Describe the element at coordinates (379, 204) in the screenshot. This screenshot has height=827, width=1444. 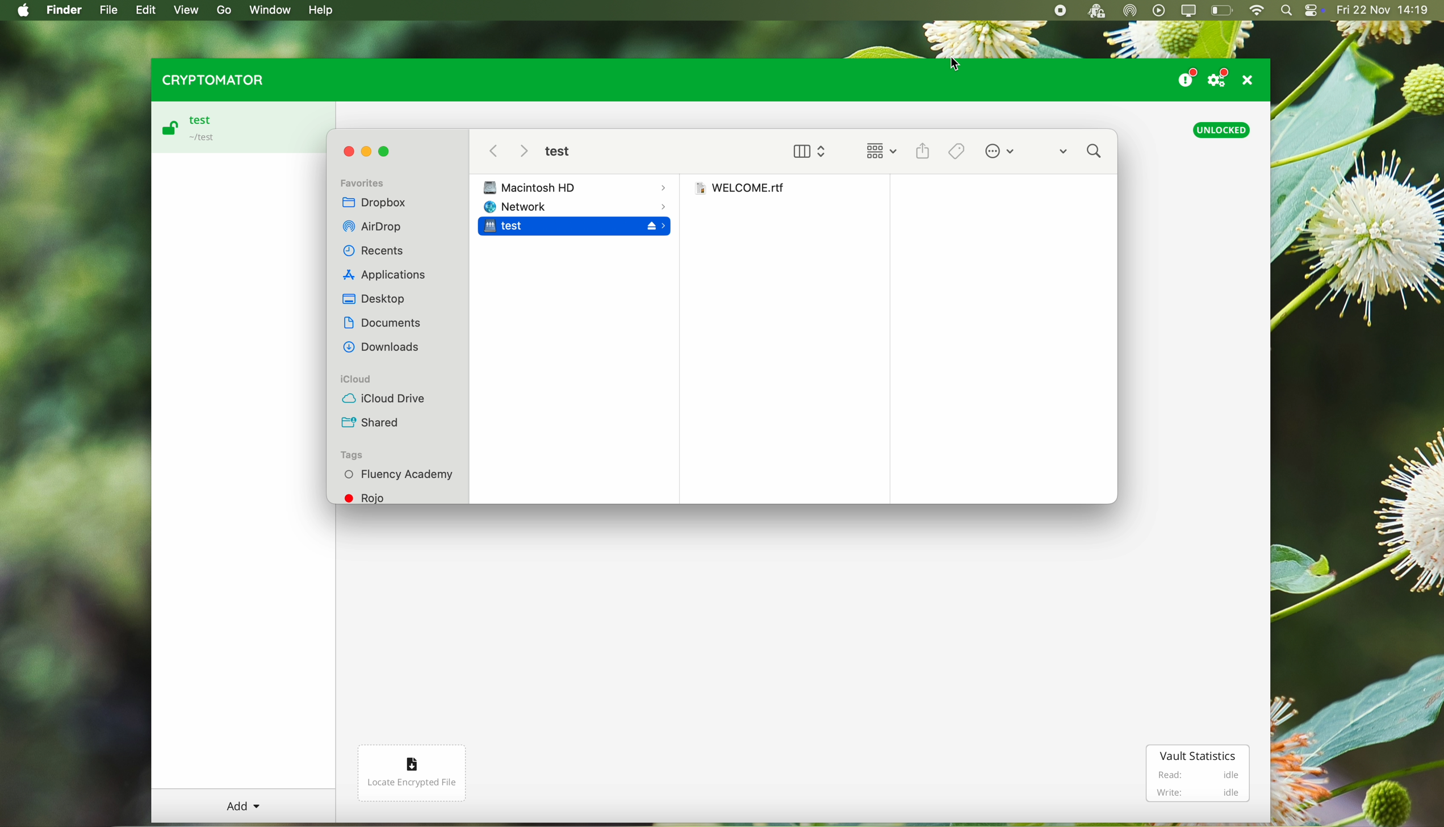
I see `dropbox` at that location.